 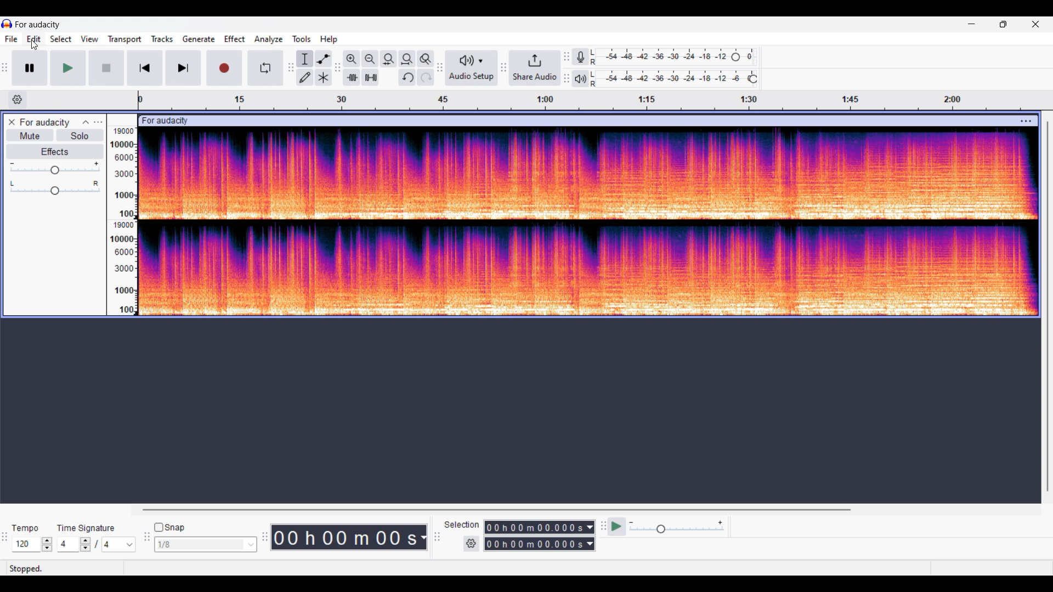 What do you see at coordinates (86, 122) in the screenshot?
I see `Collapse` at bounding box center [86, 122].